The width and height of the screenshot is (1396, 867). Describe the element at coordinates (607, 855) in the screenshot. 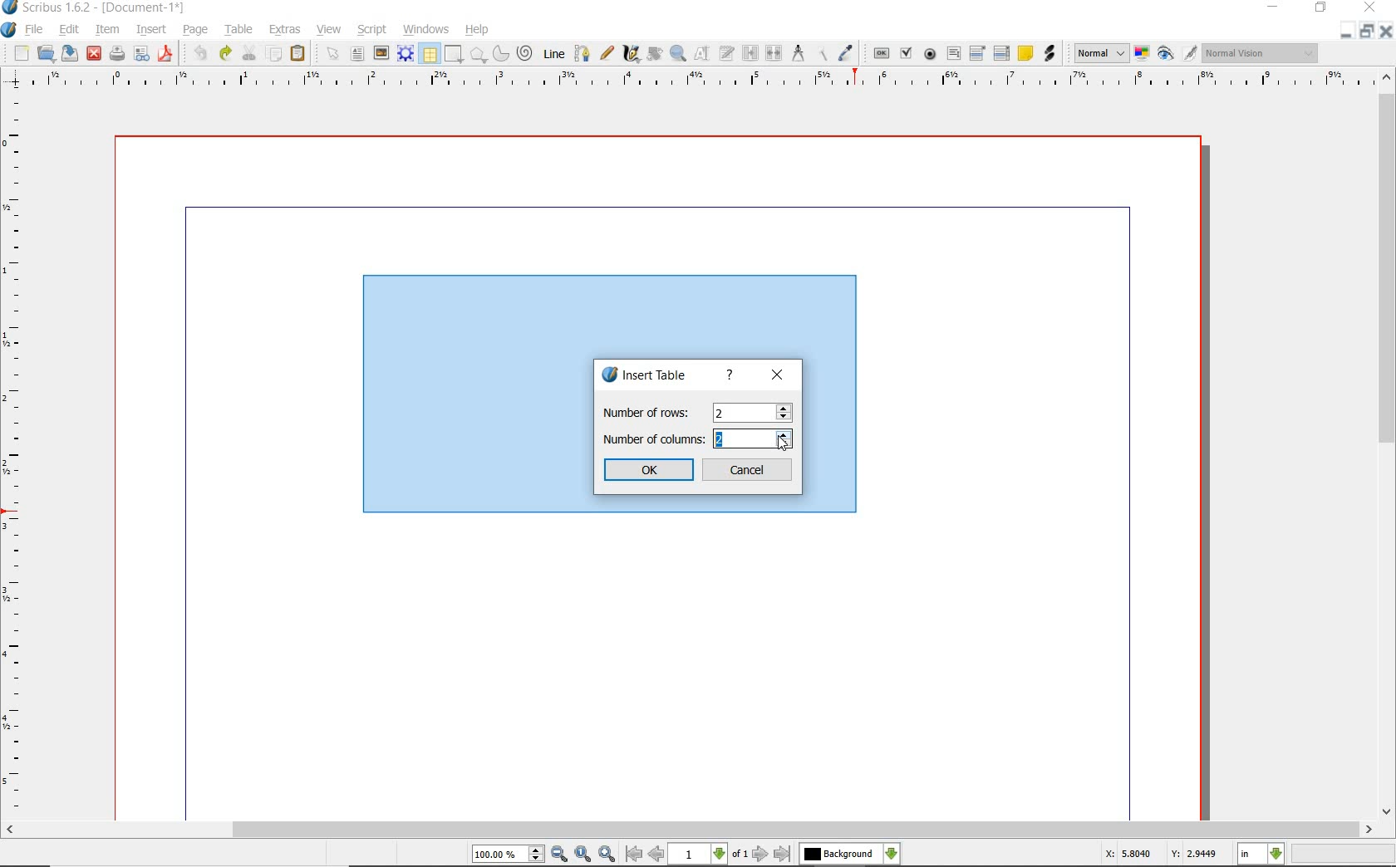

I see `zoom in` at that location.